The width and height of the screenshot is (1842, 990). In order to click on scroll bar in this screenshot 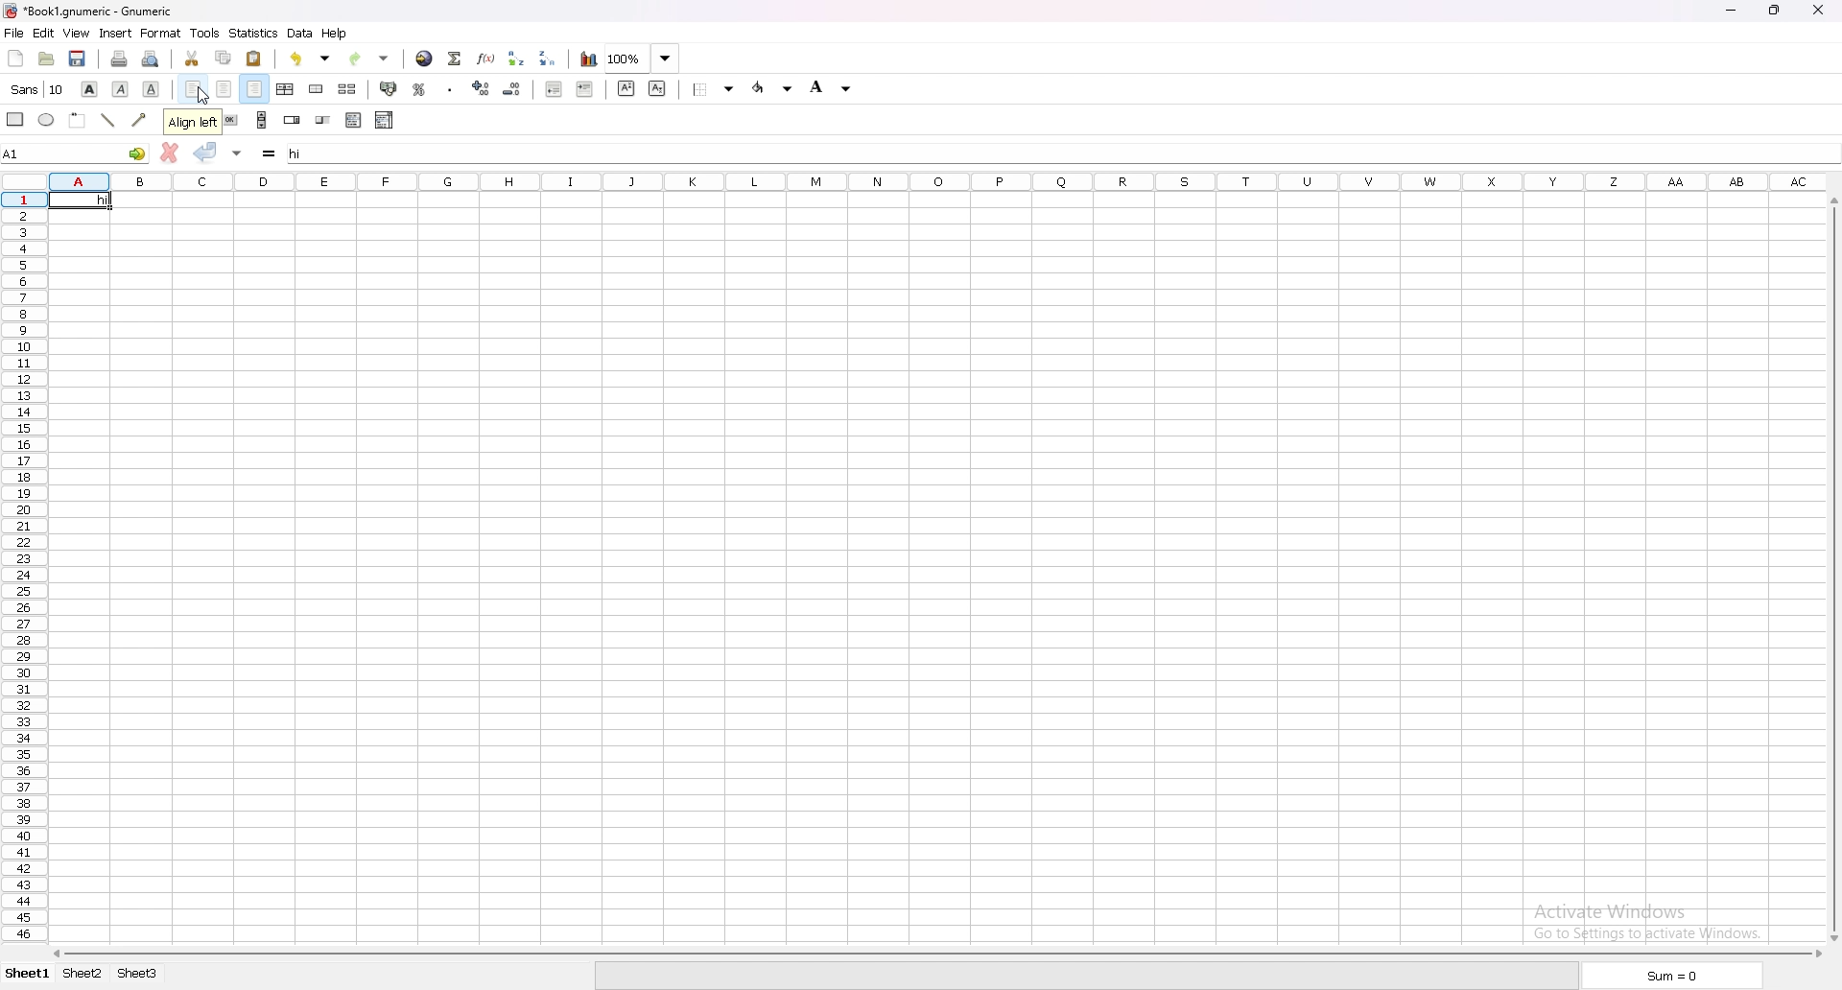, I will do `click(936, 951)`.